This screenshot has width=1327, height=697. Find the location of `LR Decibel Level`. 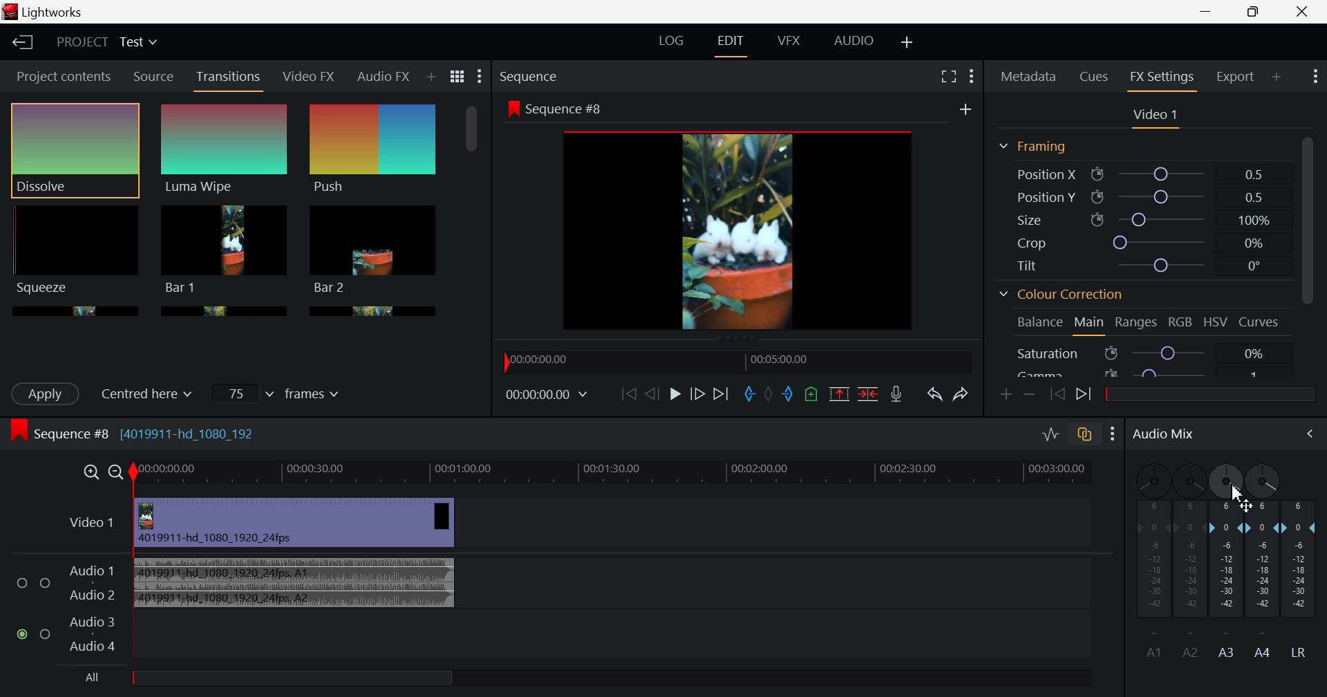

LR Decibel Level is located at coordinates (1304, 578).